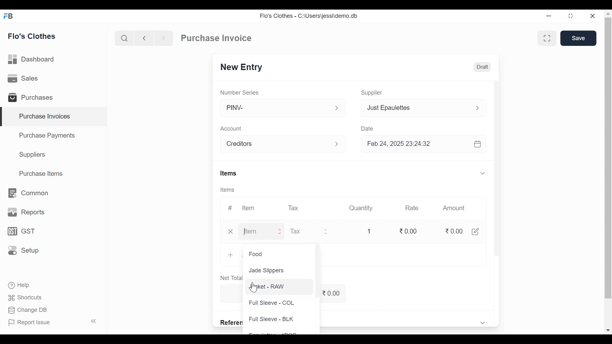  What do you see at coordinates (413, 208) in the screenshot?
I see `Rate` at bounding box center [413, 208].